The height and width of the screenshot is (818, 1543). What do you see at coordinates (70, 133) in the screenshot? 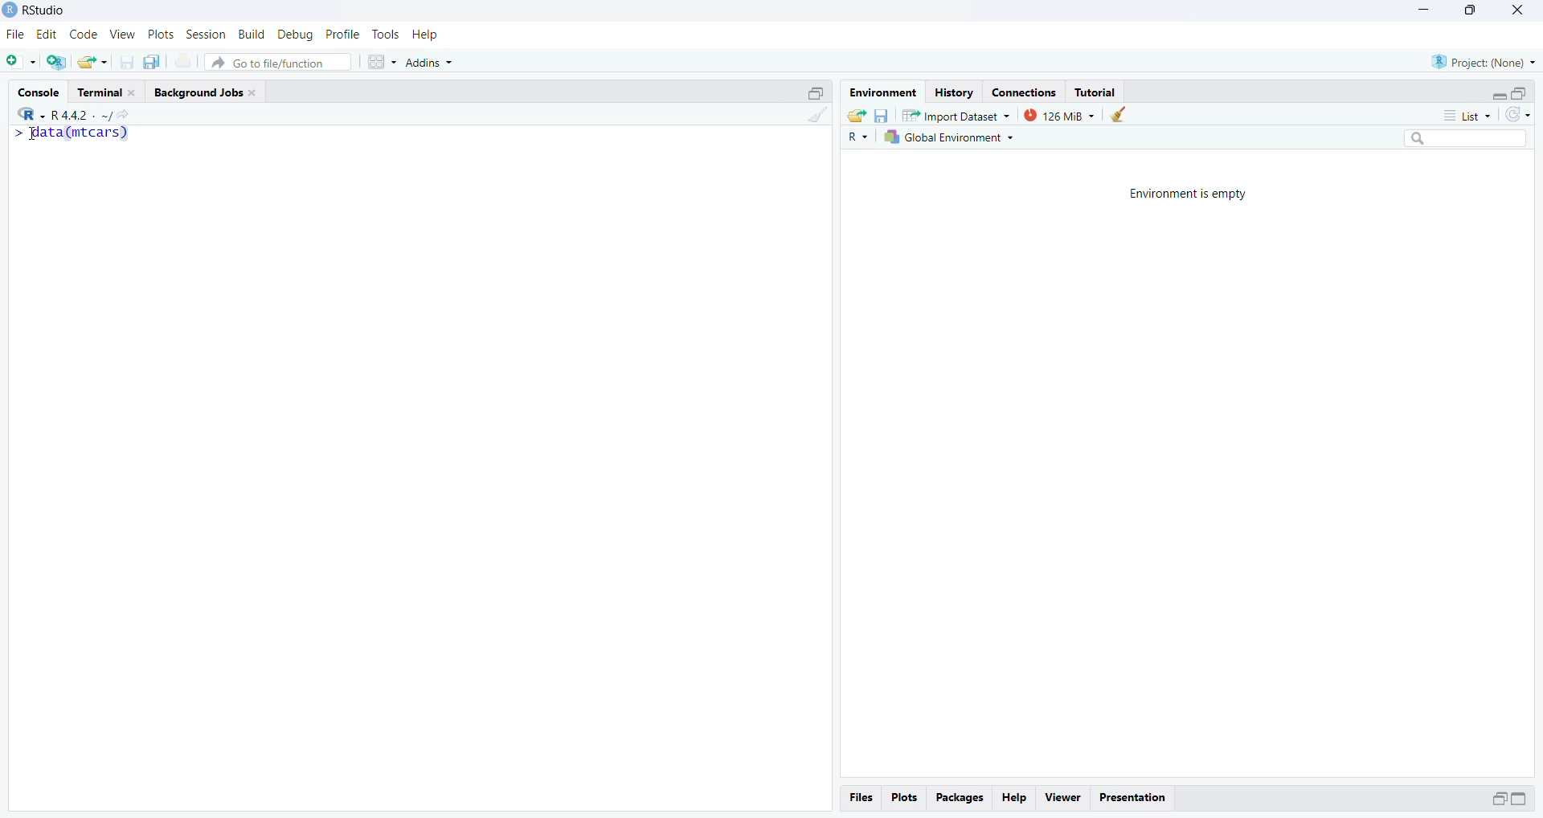
I see `data(mtcars)` at bounding box center [70, 133].